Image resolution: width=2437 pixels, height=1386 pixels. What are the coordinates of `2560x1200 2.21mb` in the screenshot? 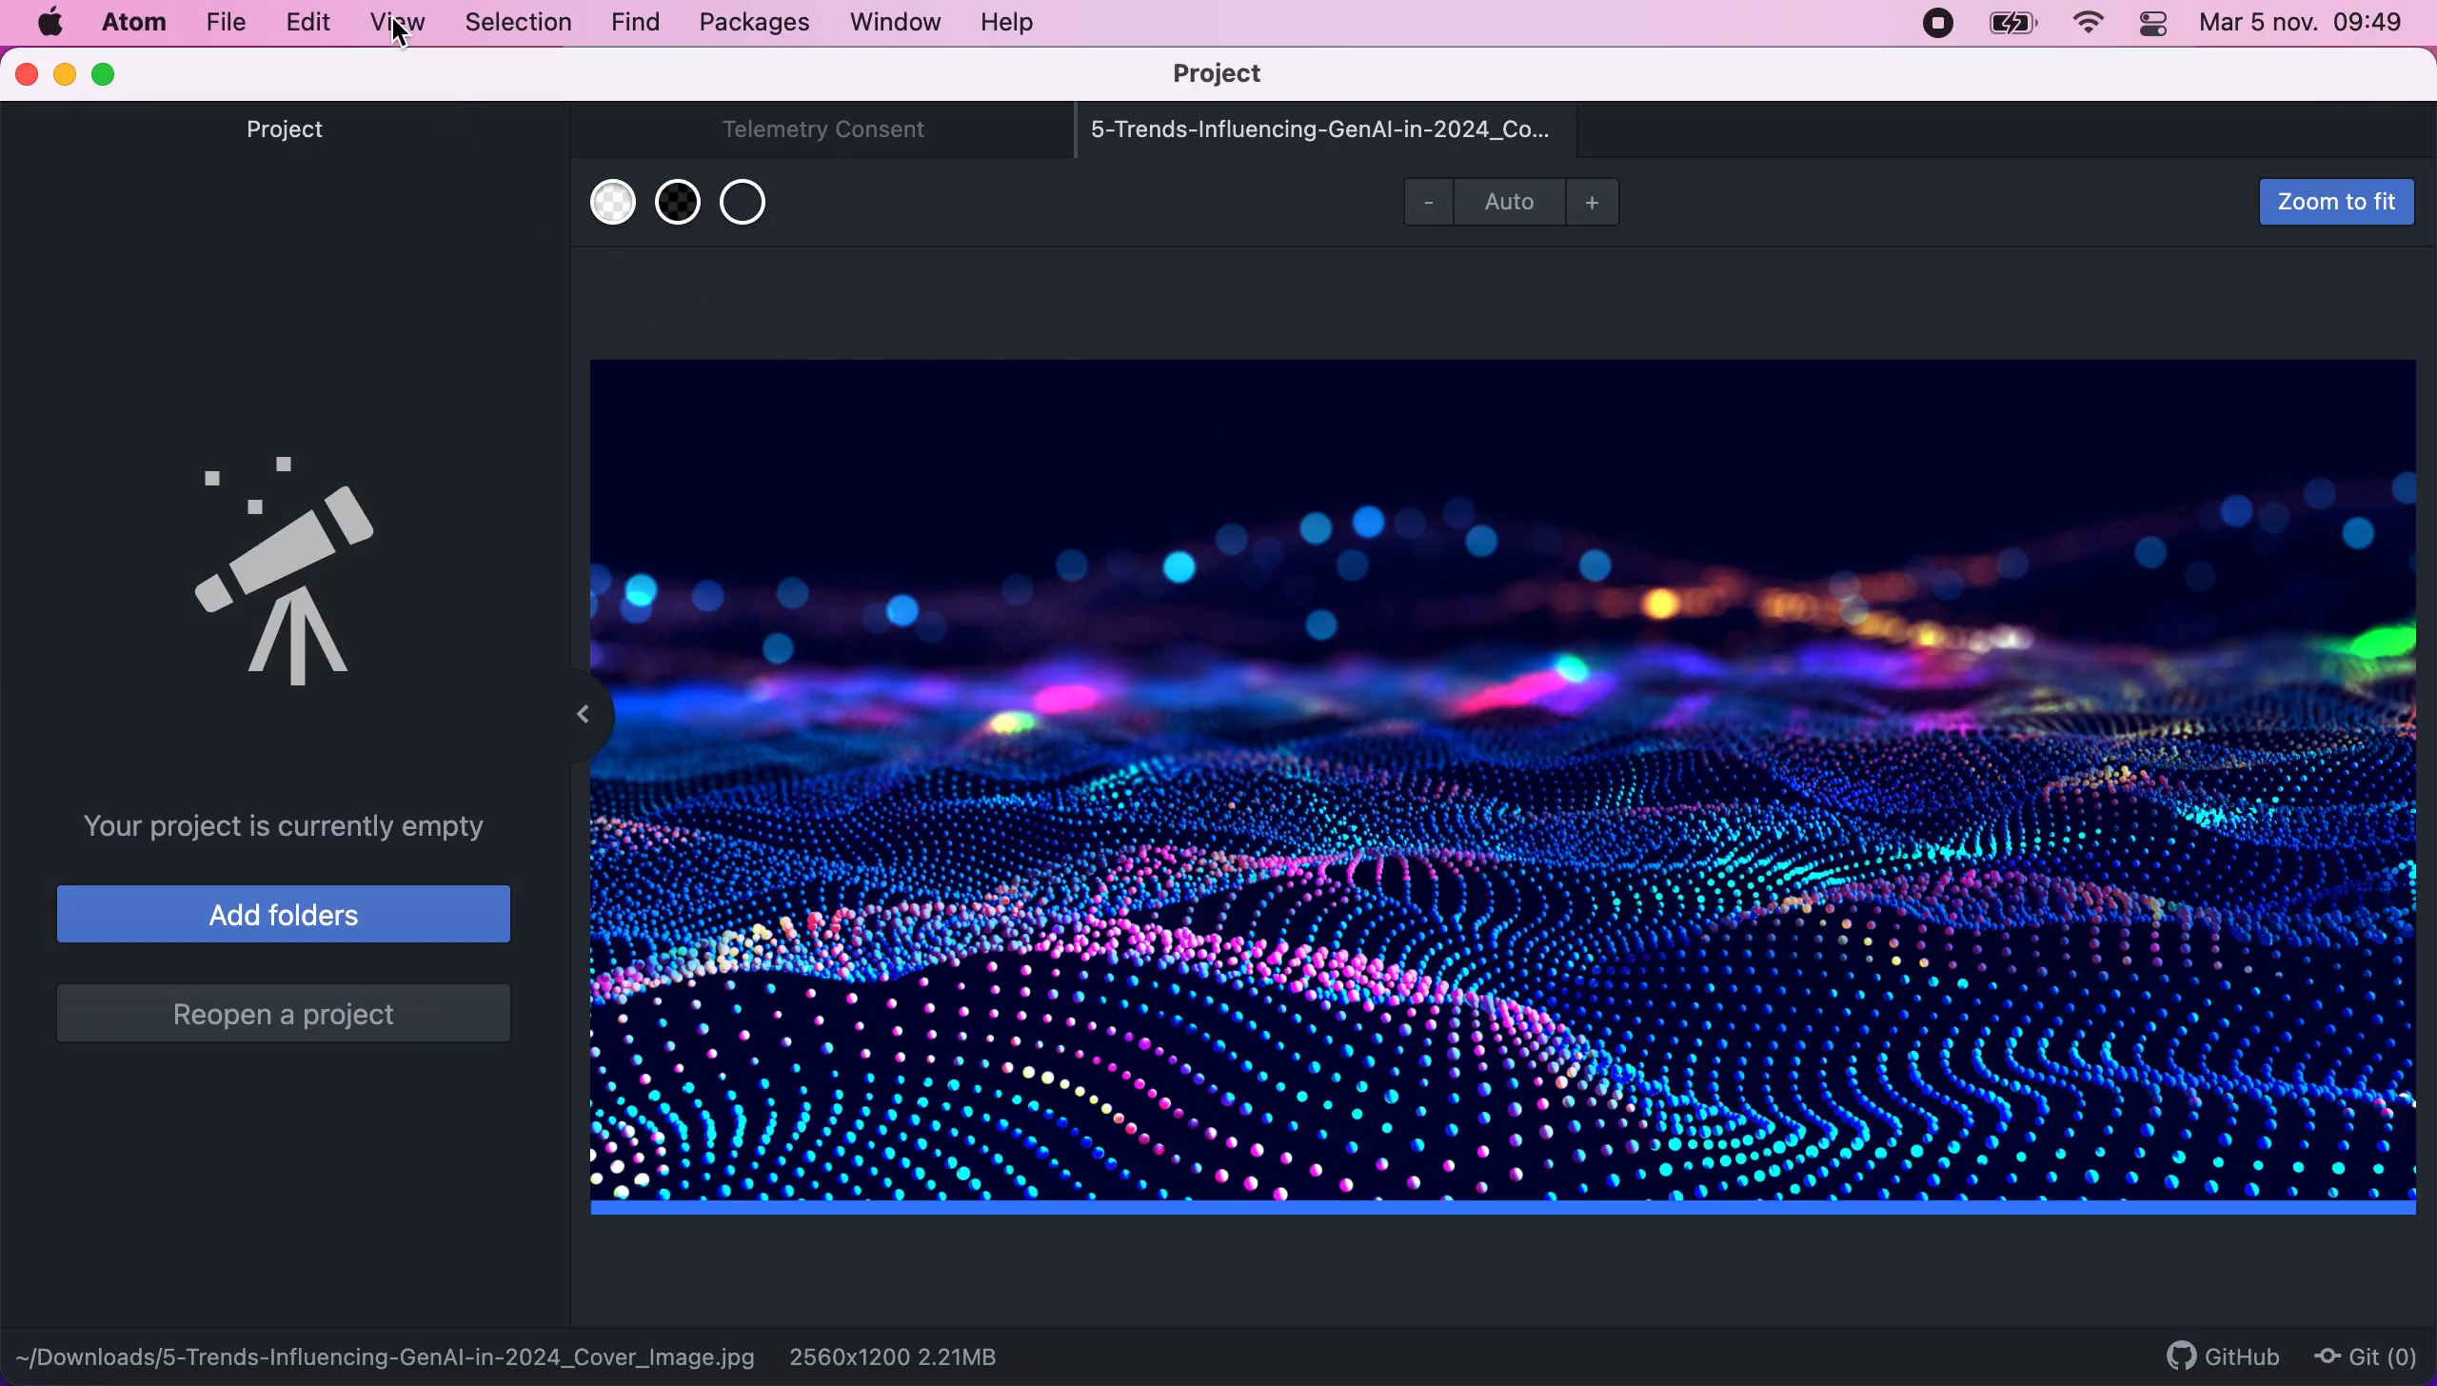 It's located at (912, 1356).